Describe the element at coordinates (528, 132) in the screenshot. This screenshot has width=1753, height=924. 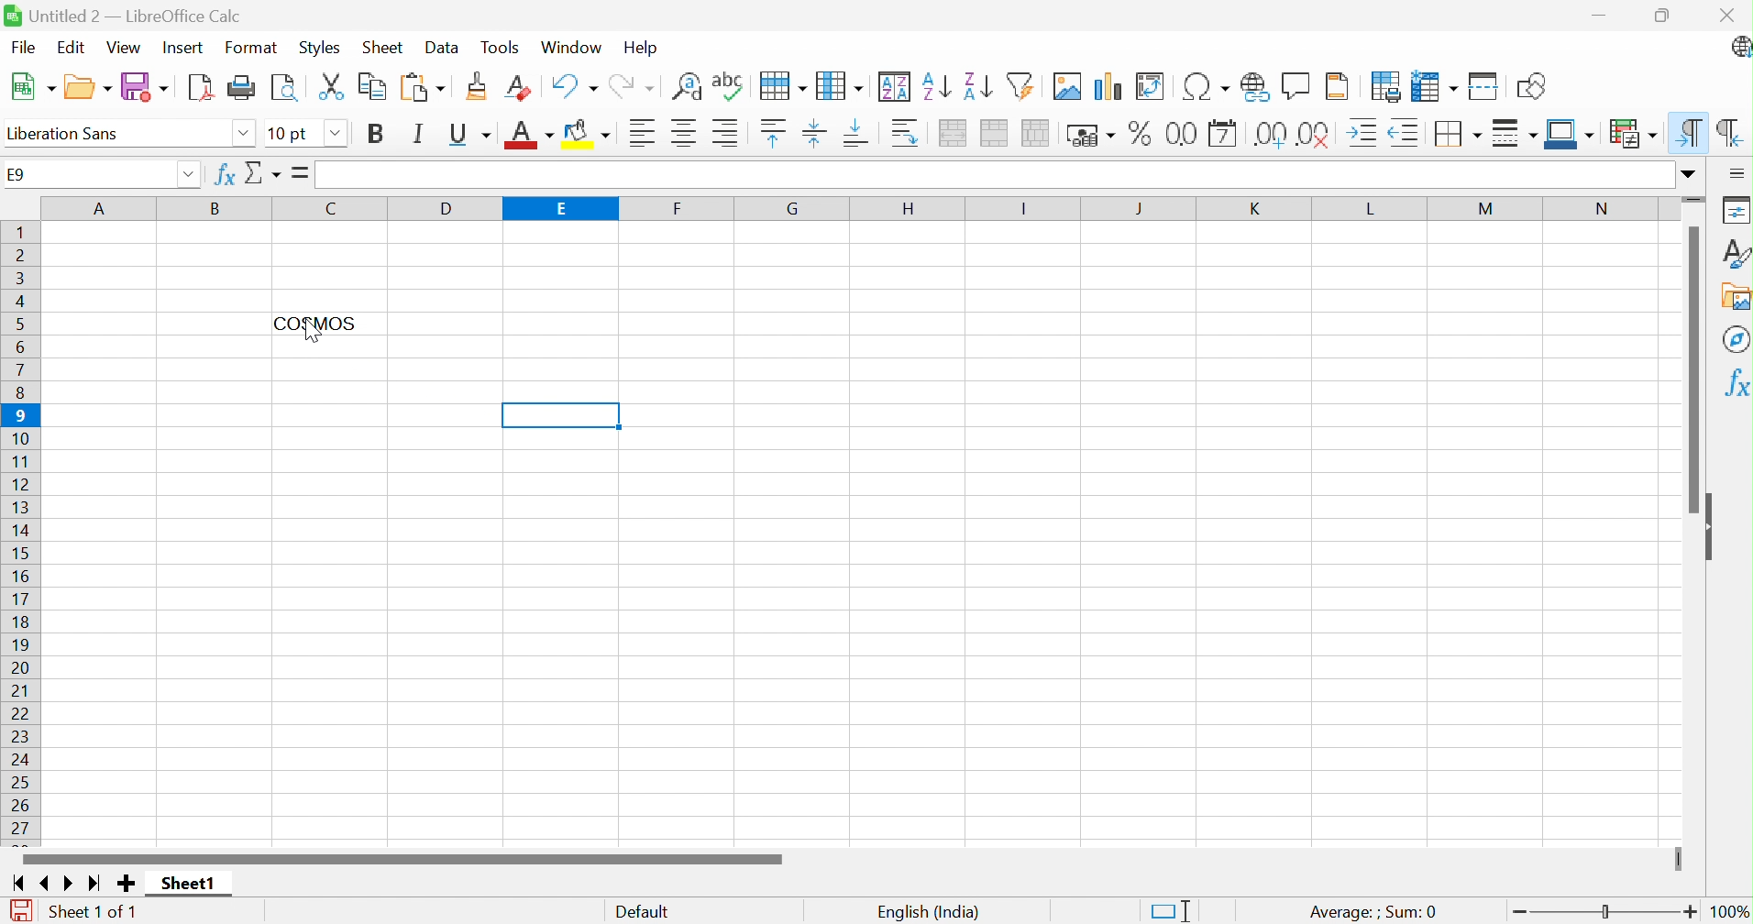
I see `Font color` at that location.